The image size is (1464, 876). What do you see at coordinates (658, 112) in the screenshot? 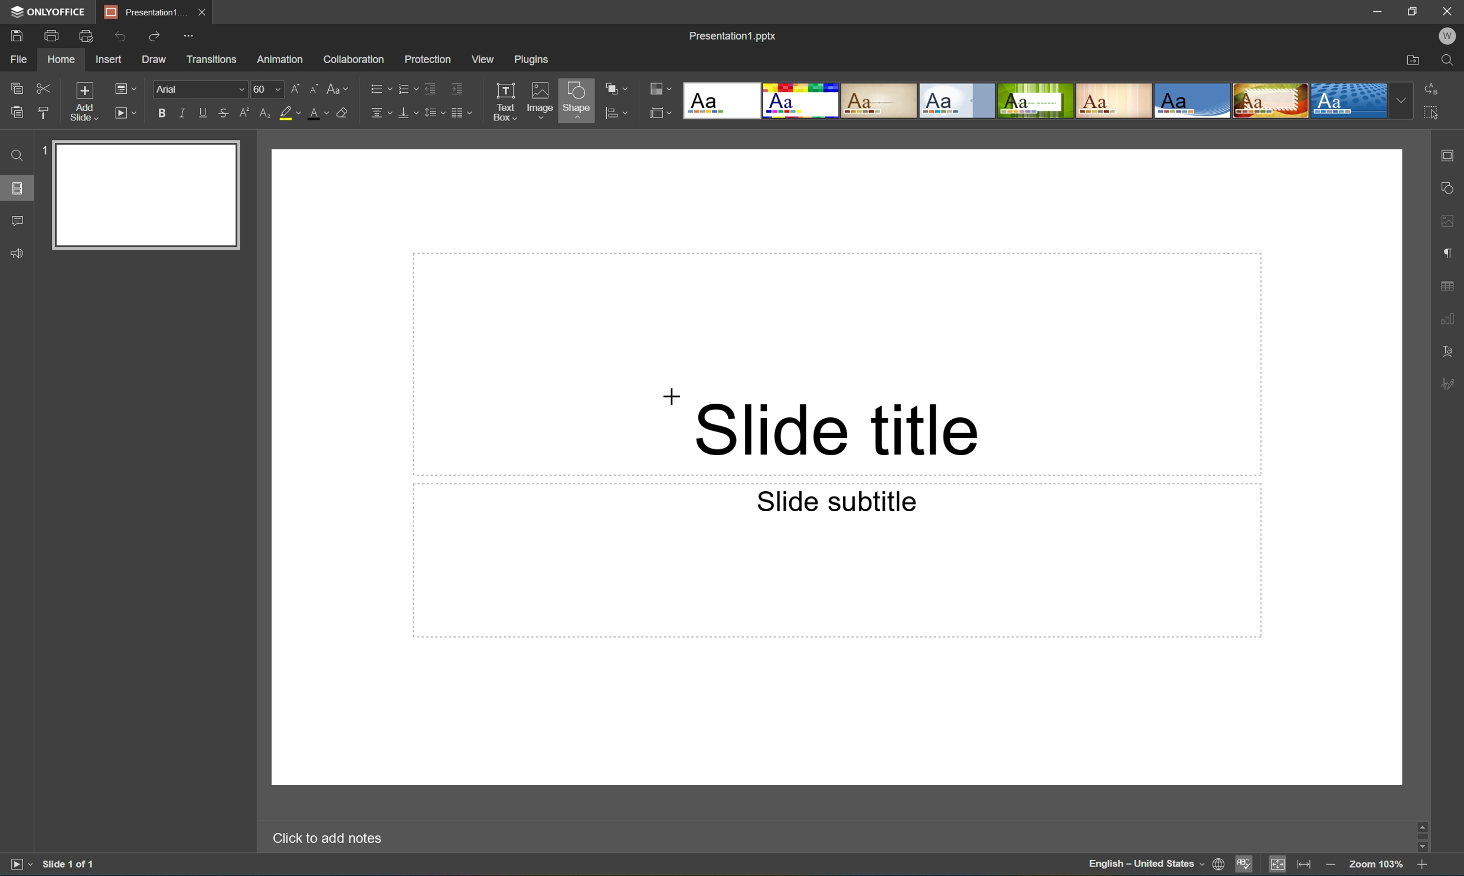
I see `icon` at bounding box center [658, 112].